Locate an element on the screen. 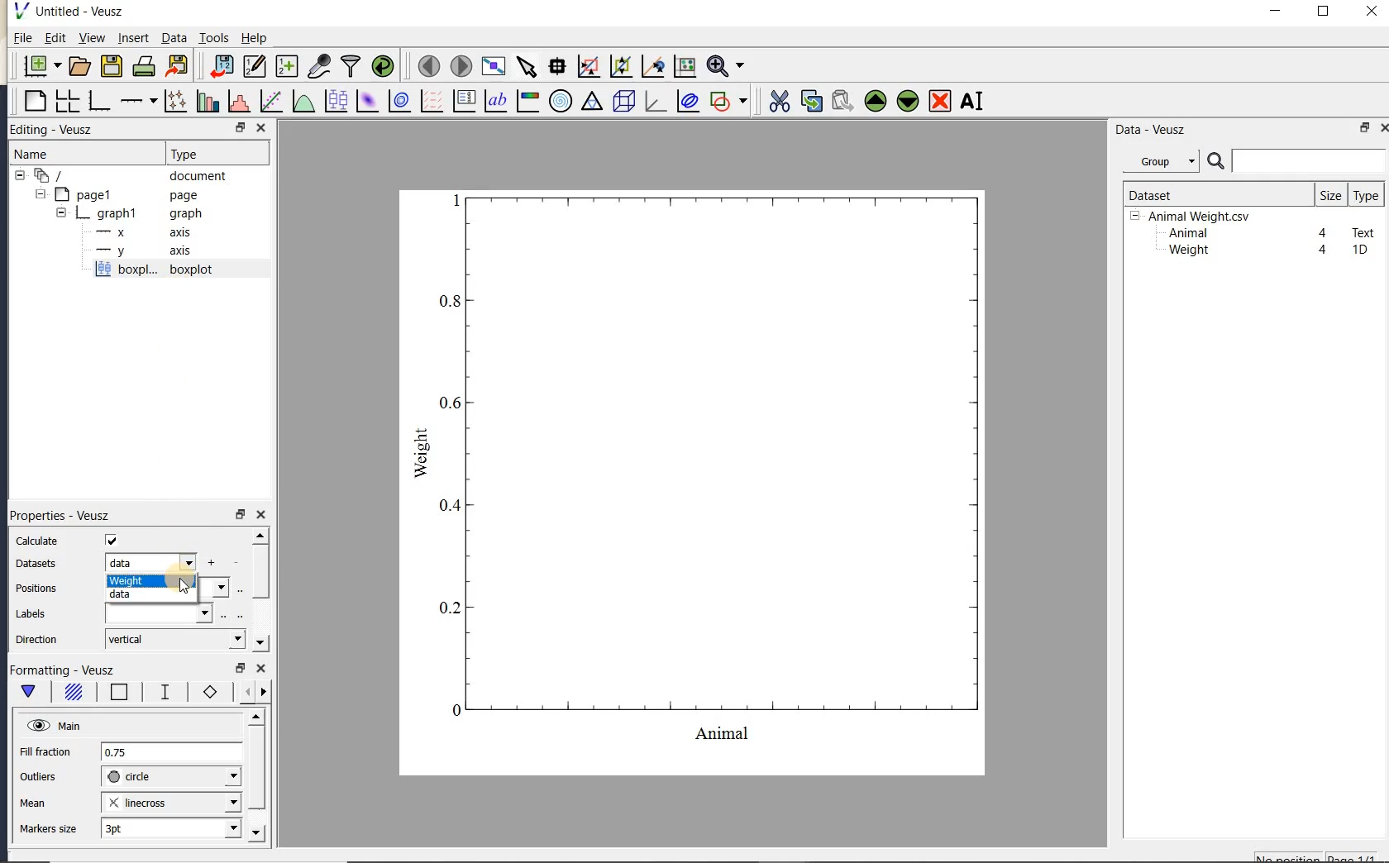 Image resolution: width=1389 pixels, height=863 pixels. close is located at coordinates (1372, 12).